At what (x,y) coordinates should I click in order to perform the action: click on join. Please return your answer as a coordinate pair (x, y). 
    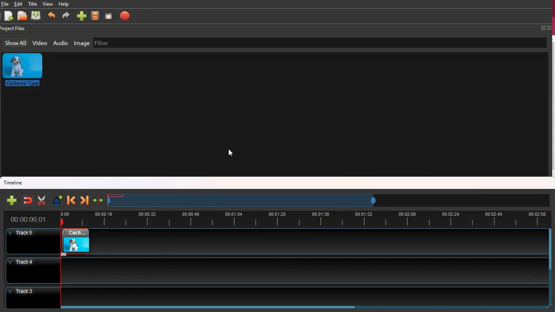
    Looking at the image, I should click on (28, 200).